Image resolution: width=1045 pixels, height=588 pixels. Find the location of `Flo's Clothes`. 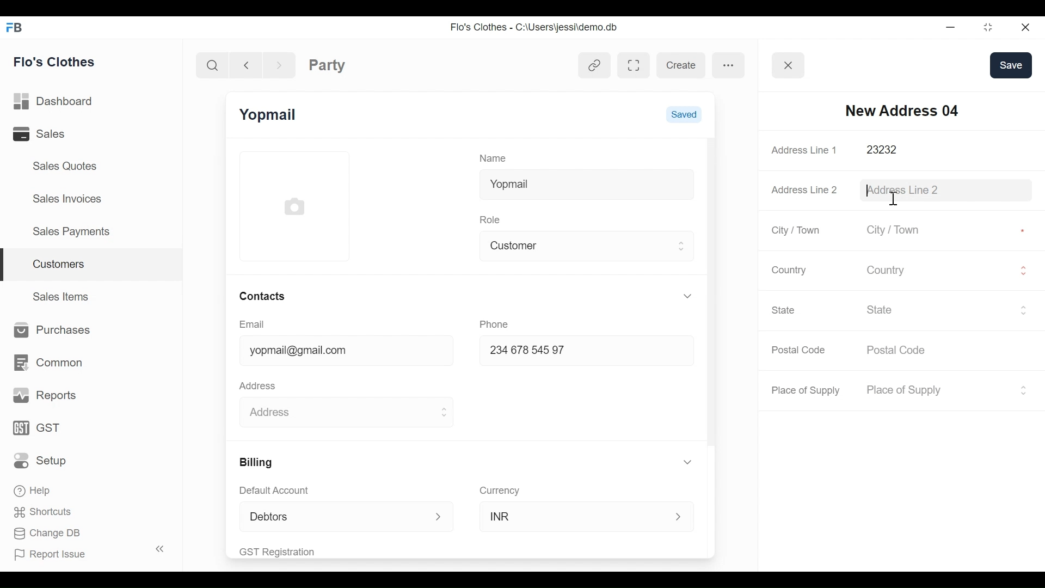

Flo's Clothes is located at coordinates (56, 62).